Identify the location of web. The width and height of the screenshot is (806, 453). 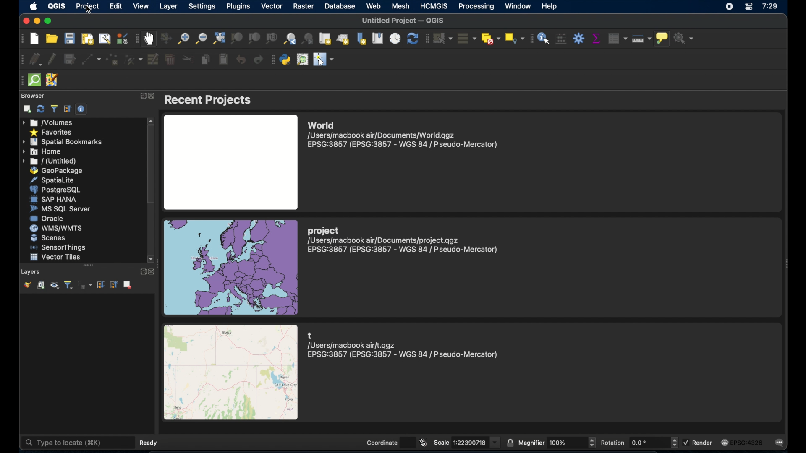
(372, 6).